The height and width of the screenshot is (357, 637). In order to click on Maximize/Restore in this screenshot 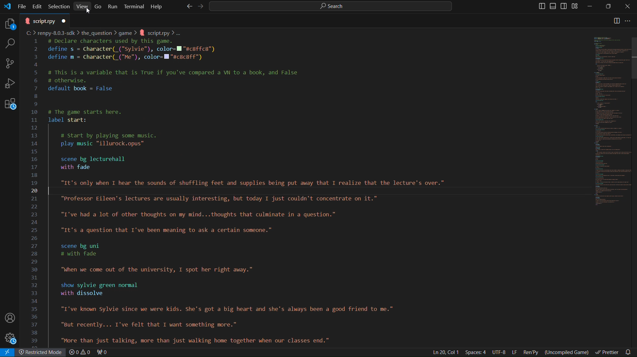, I will do `click(609, 7)`.